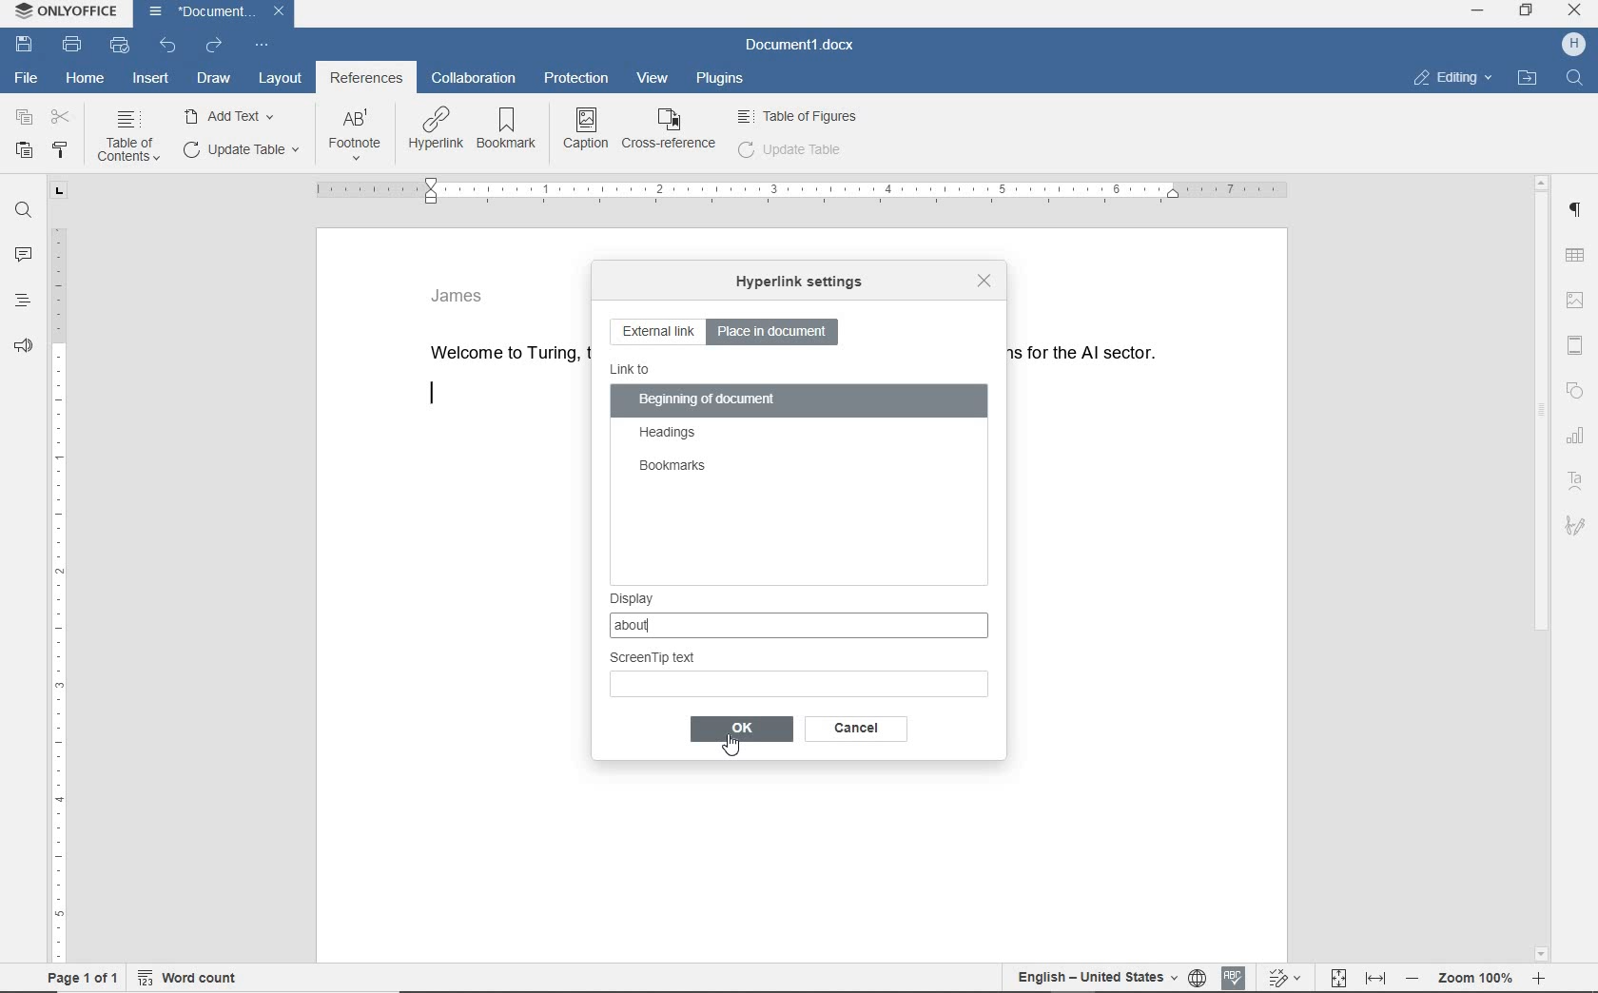 The height and width of the screenshot is (993, 1598). What do you see at coordinates (1416, 981) in the screenshot?
I see `zoom out` at bounding box center [1416, 981].